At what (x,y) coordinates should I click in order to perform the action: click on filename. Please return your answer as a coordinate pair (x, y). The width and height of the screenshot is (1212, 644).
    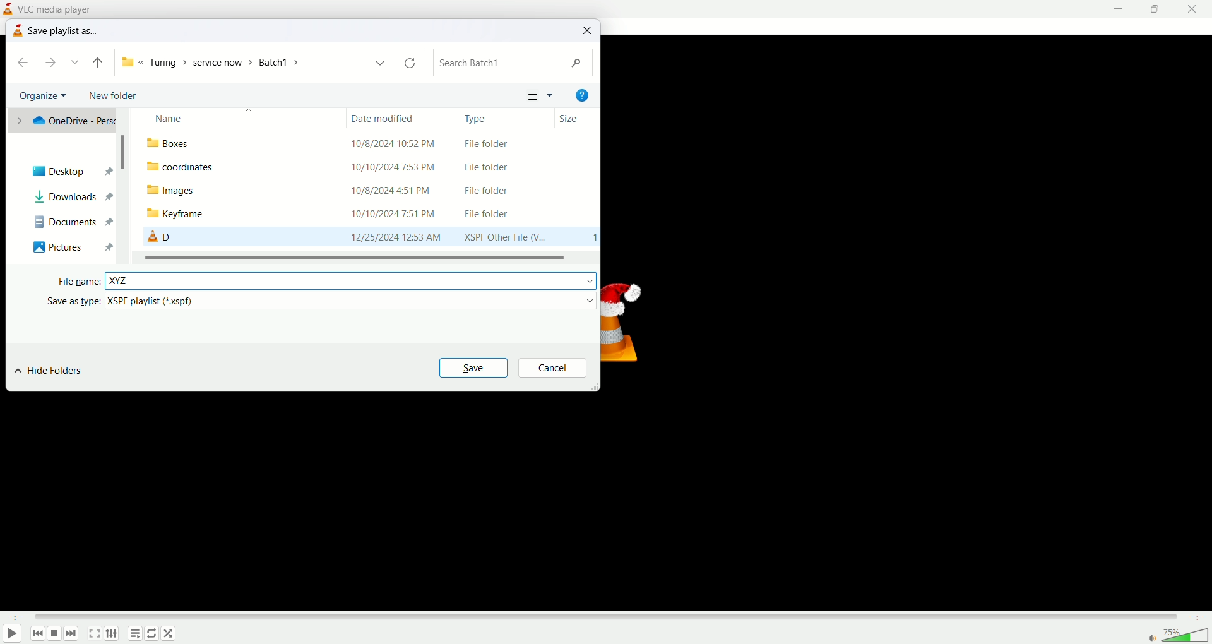
    Looking at the image, I should click on (149, 280).